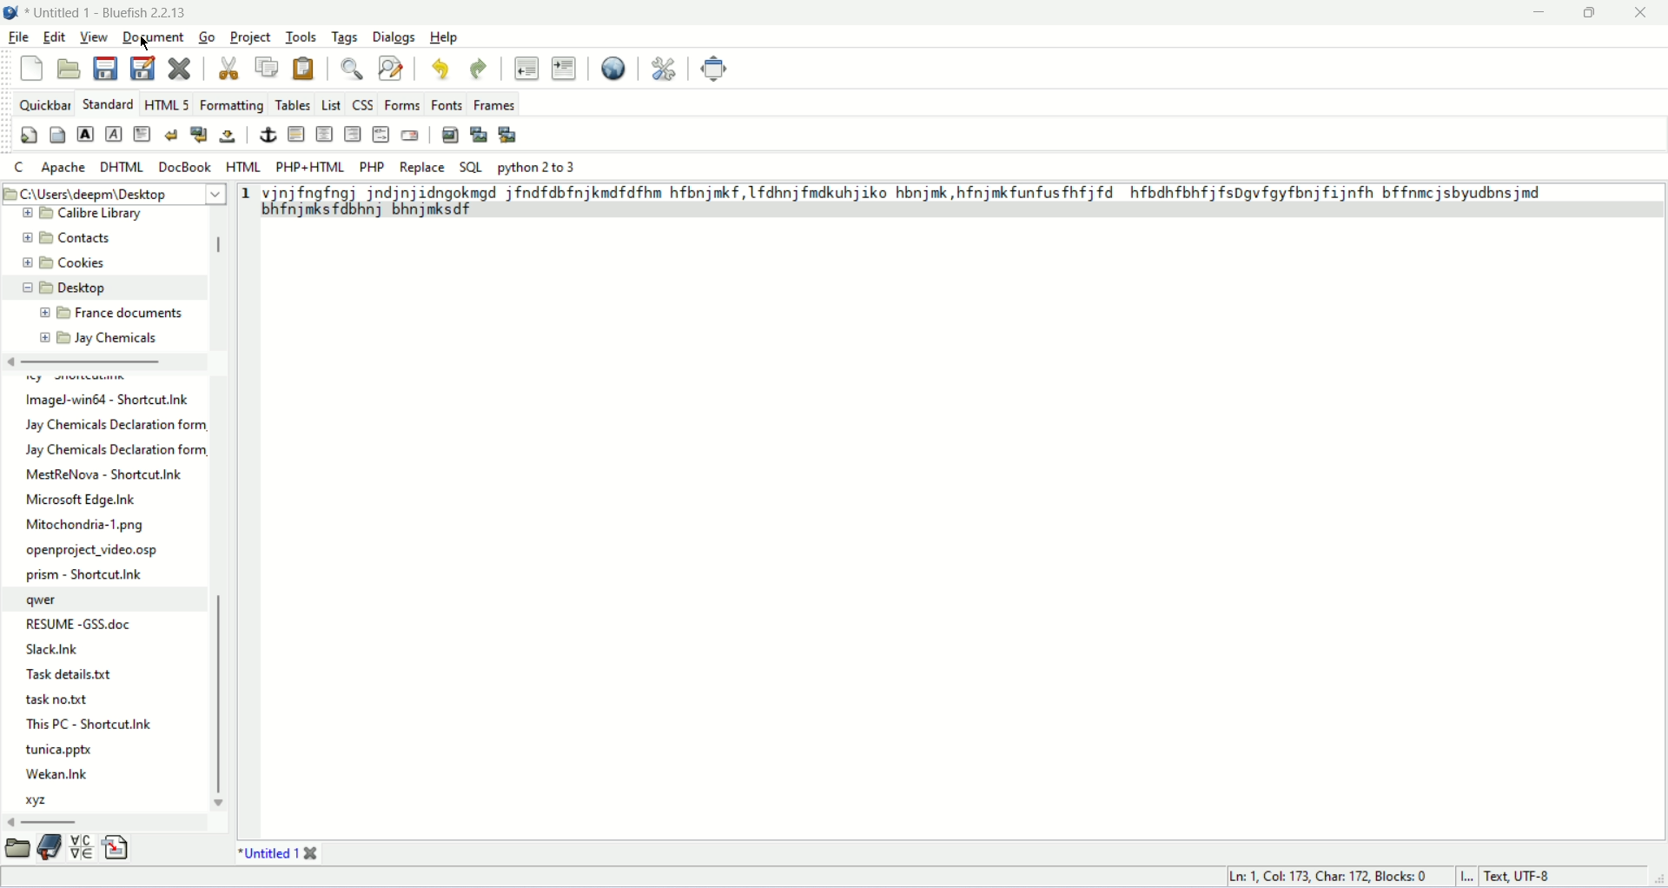  I want to click on bookmark, so click(49, 847).